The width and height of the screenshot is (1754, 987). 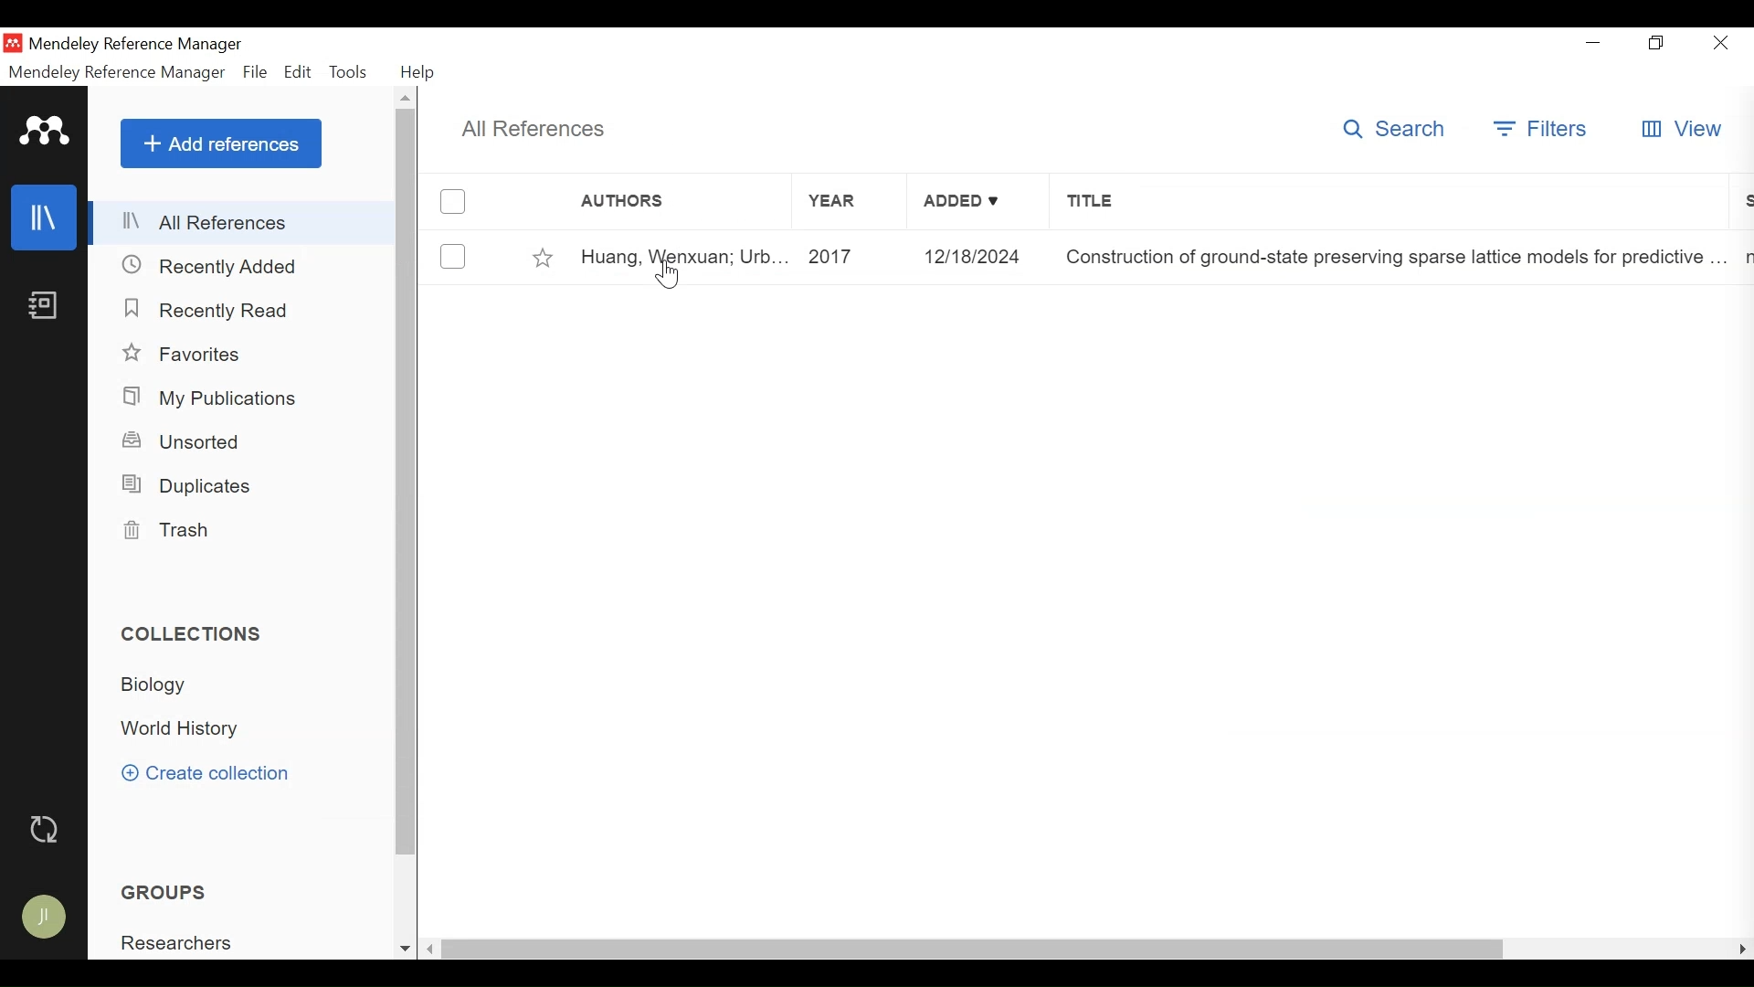 What do you see at coordinates (42, 218) in the screenshot?
I see `Library` at bounding box center [42, 218].